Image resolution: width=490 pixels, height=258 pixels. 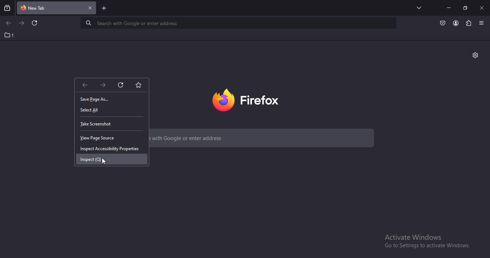 What do you see at coordinates (102, 85) in the screenshot?
I see `go forward one page` at bounding box center [102, 85].